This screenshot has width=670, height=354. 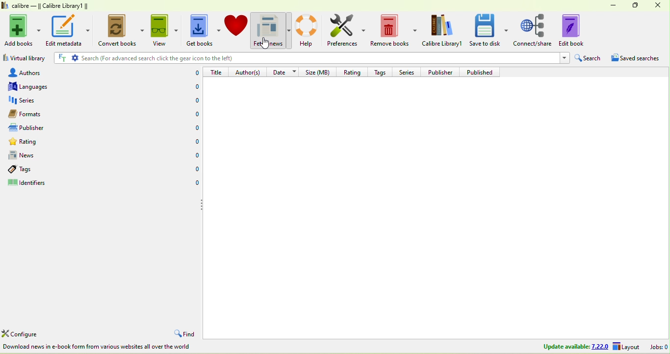 What do you see at coordinates (99, 348) in the screenshot?
I see `download news in e book from various websites all over the world` at bounding box center [99, 348].